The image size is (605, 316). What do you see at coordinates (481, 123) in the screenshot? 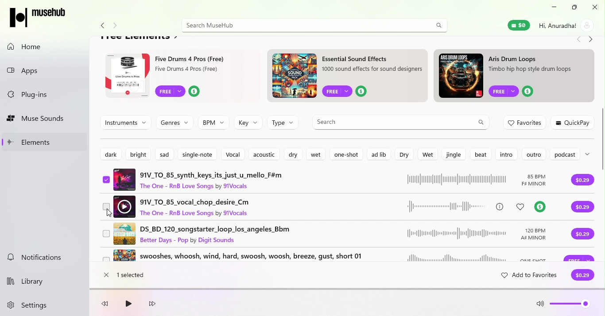
I see `Search` at bounding box center [481, 123].